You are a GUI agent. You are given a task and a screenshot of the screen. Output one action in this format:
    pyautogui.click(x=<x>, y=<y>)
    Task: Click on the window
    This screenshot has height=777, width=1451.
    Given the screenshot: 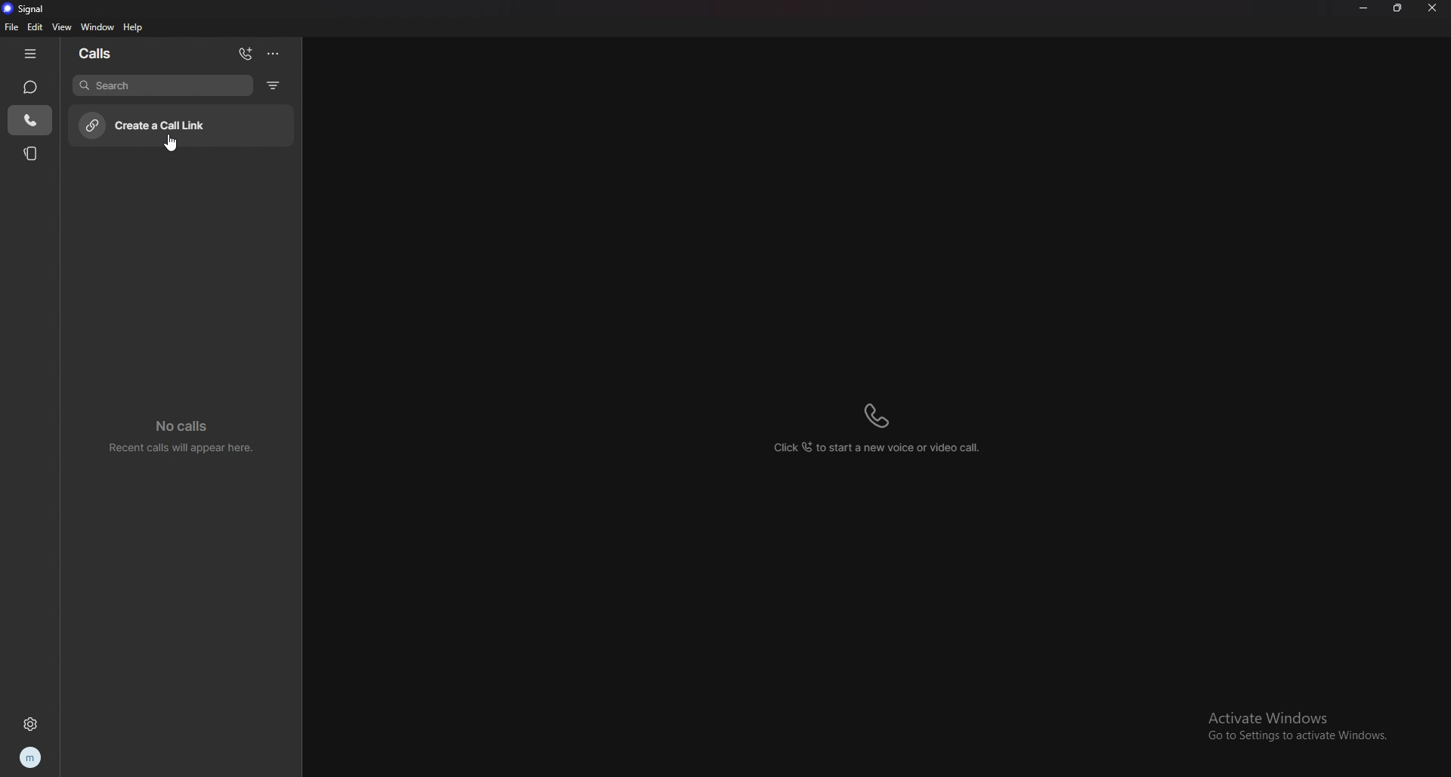 What is the action you would take?
    pyautogui.click(x=101, y=27)
    